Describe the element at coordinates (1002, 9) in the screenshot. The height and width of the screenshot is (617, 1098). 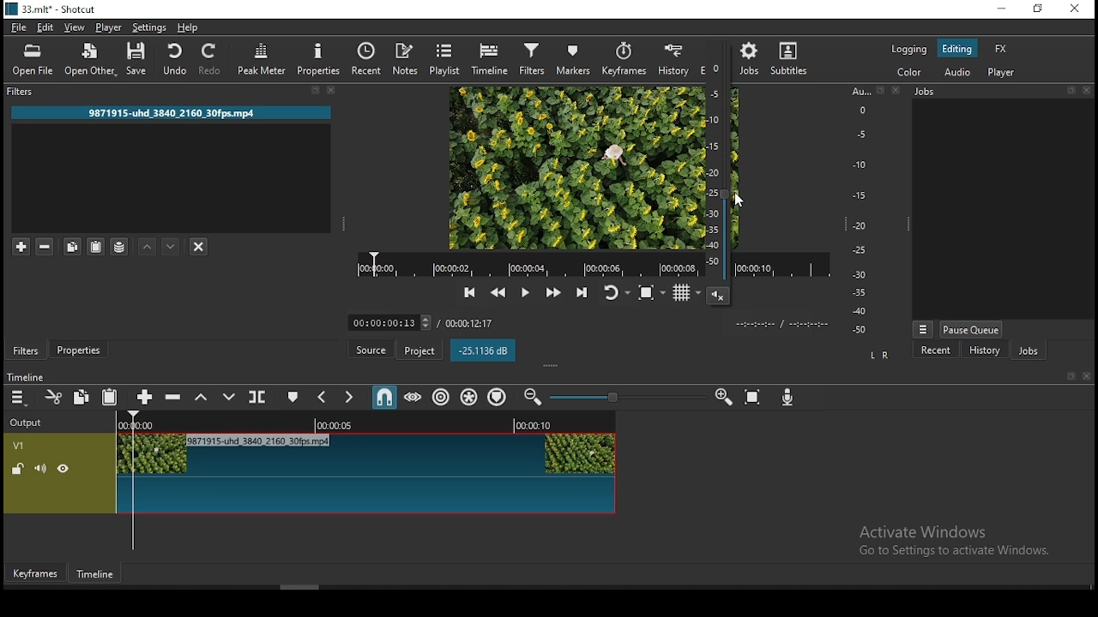
I see `minimize` at that location.